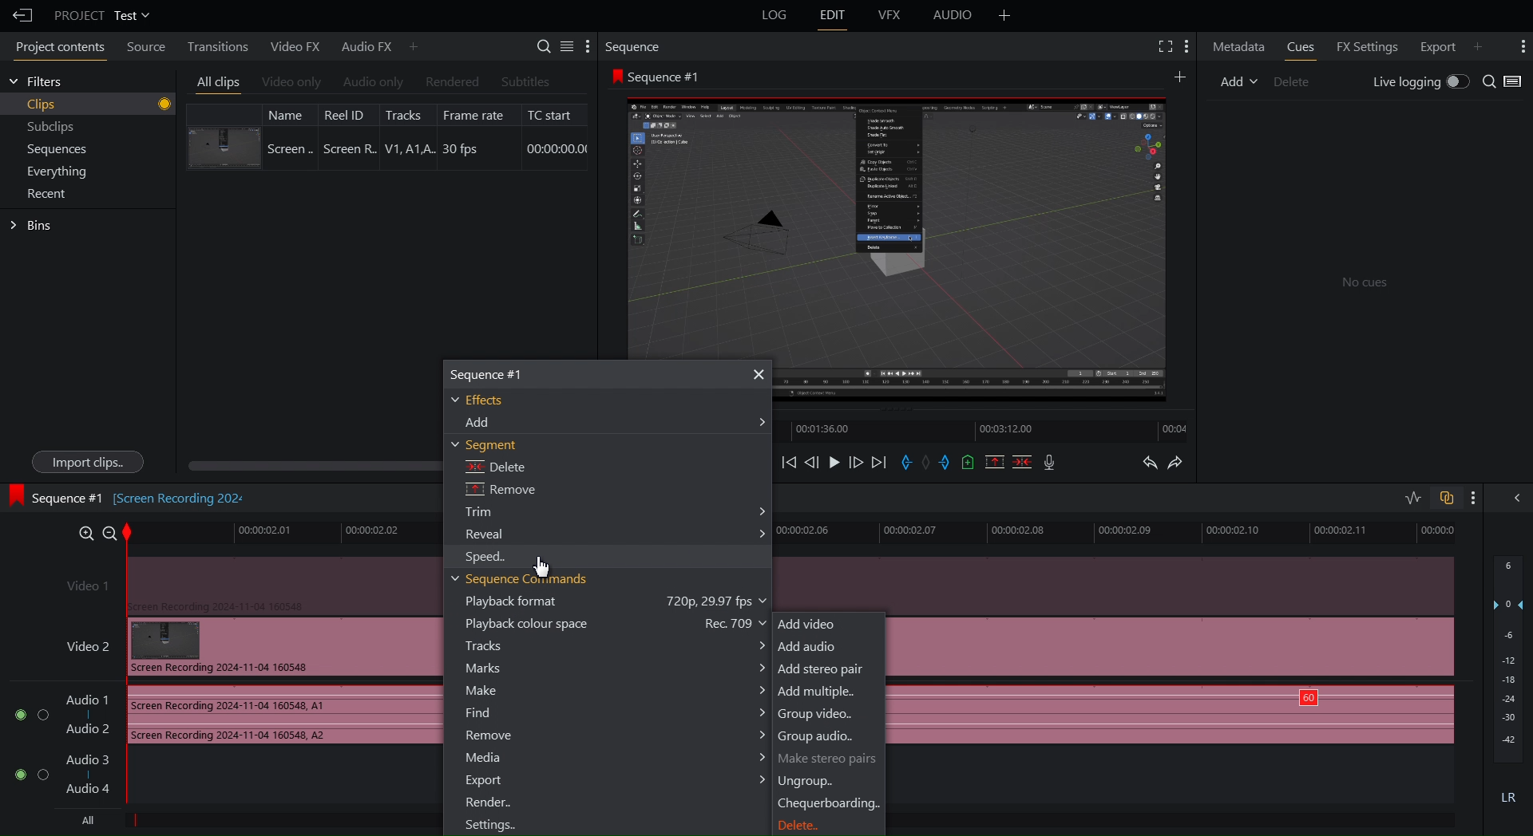 Image resolution: width=1533 pixels, height=836 pixels. Describe the element at coordinates (474, 400) in the screenshot. I see `Effects ` at that location.